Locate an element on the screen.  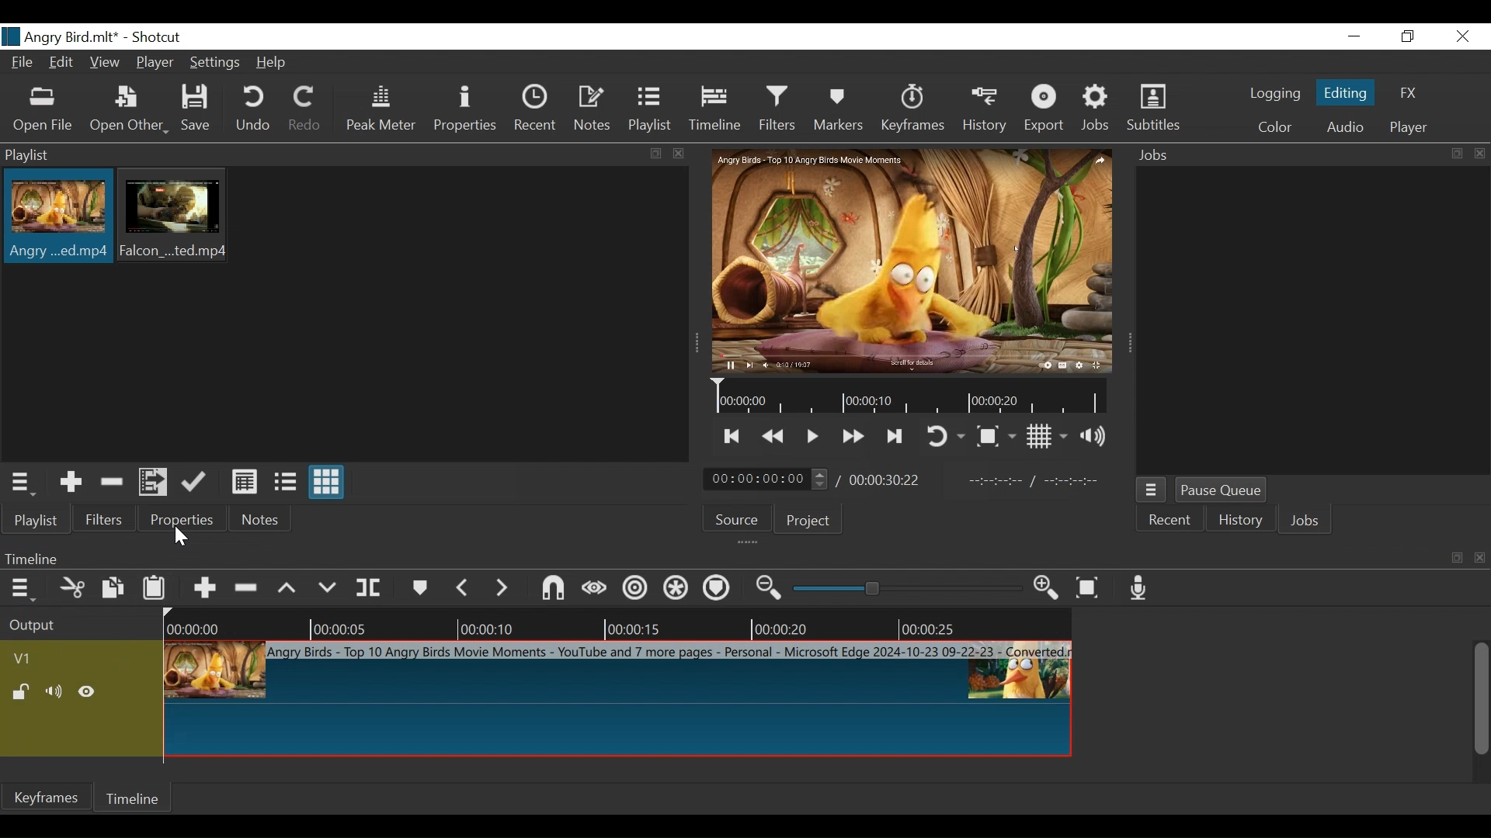
Slider is located at coordinates (908, 588).